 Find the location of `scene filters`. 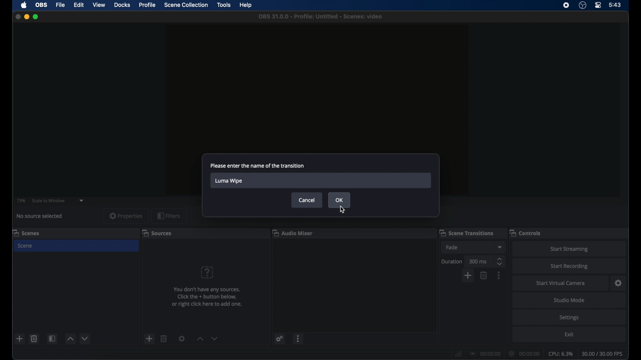

scene filters is located at coordinates (52, 338).